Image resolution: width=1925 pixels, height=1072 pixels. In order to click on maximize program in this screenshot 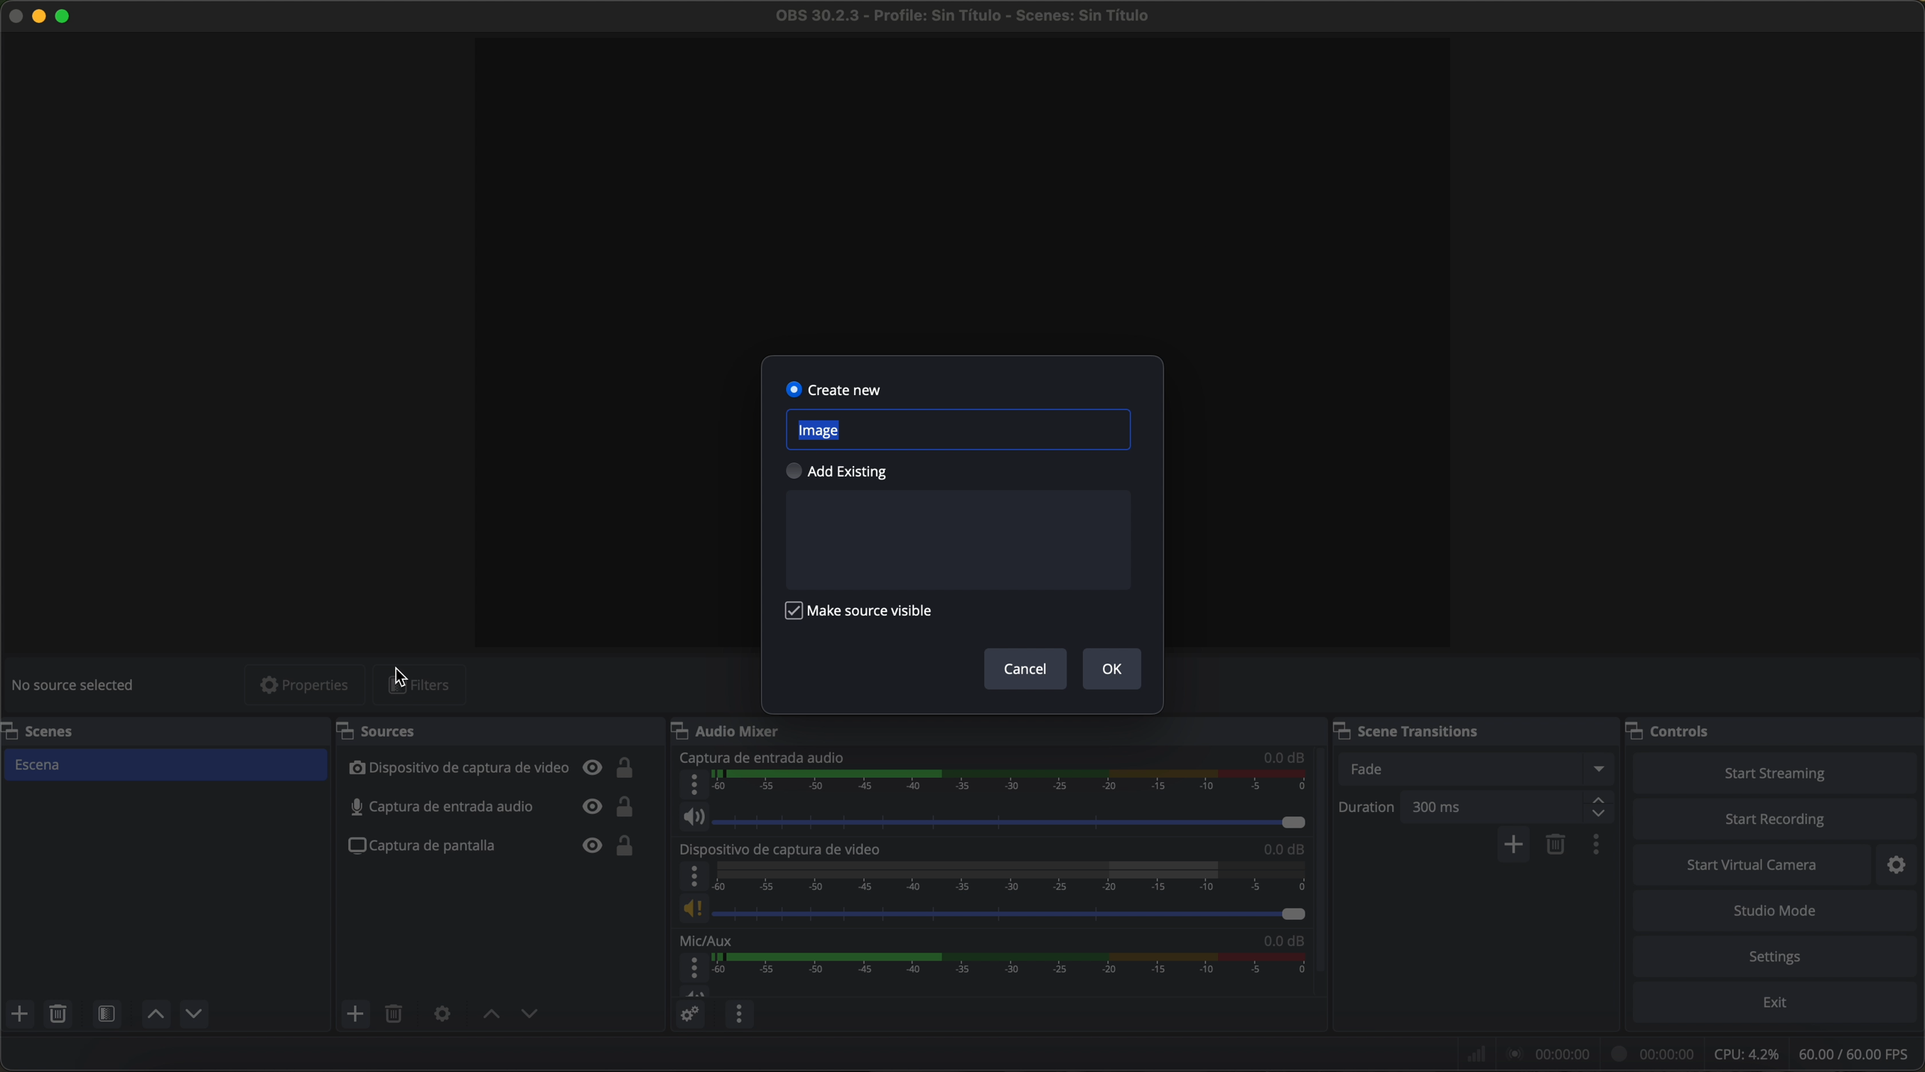, I will do `click(66, 14)`.